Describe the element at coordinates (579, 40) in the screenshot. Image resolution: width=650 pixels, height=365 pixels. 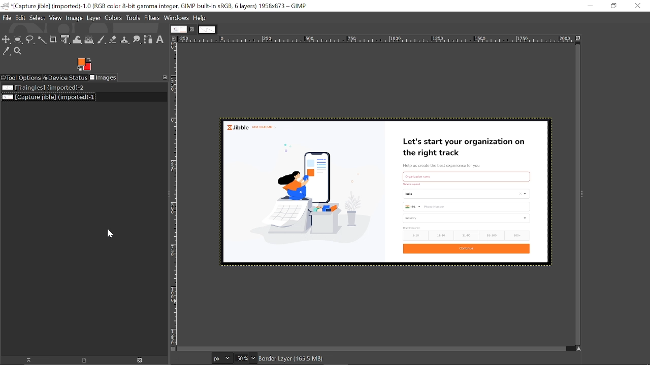
I see `Zoom image when window size changes` at that location.